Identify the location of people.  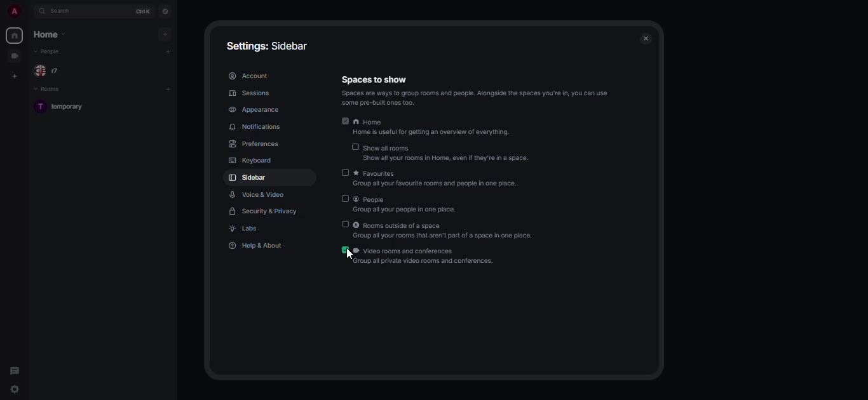
(50, 71).